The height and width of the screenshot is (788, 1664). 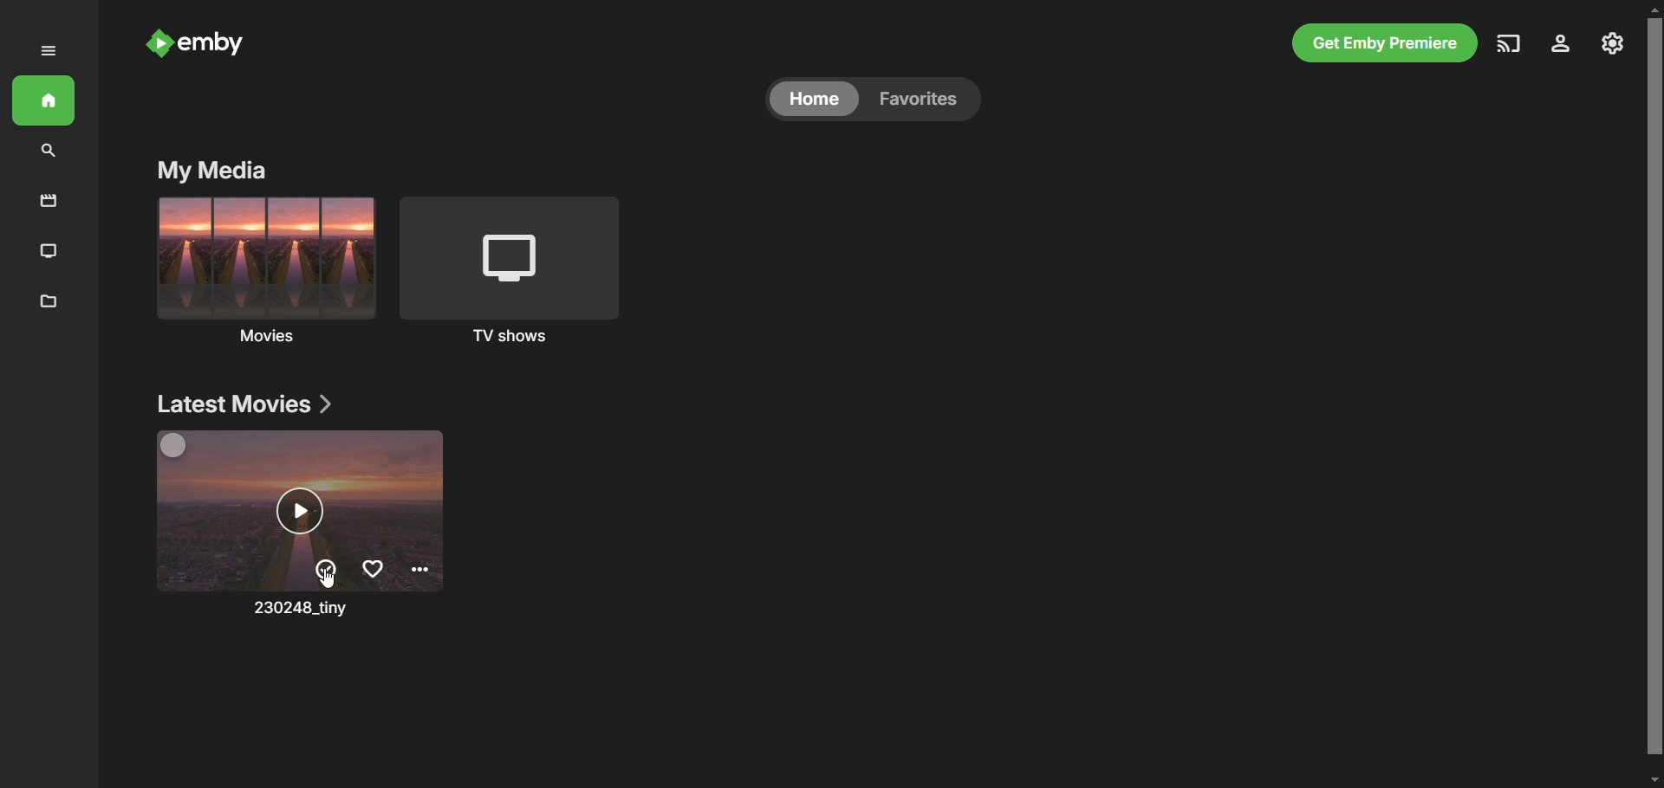 What do you see at coordinates (50, 152) in the screenshot?
I see `search` at bounding box center [50, 152].